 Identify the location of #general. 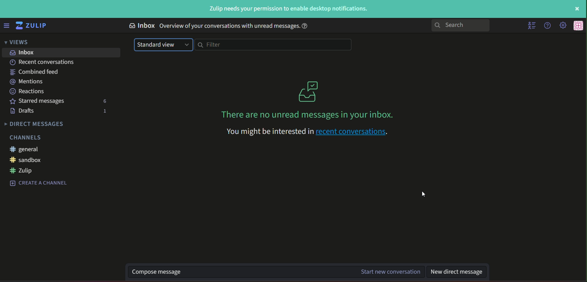
(29, 149).